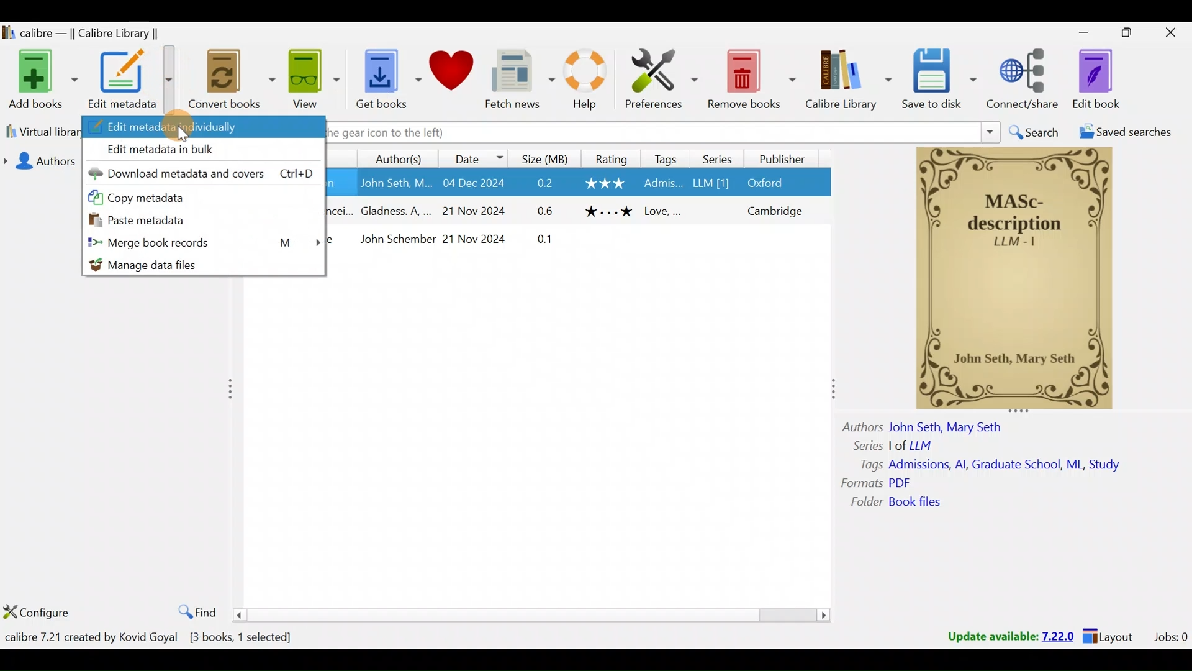 This screenshot has height=671, width=1192. Describe the element at coordinates (397, 212) in the screenshot. I see `` at that location.